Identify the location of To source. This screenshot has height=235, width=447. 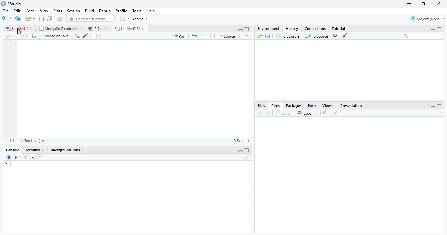
(317, 37).